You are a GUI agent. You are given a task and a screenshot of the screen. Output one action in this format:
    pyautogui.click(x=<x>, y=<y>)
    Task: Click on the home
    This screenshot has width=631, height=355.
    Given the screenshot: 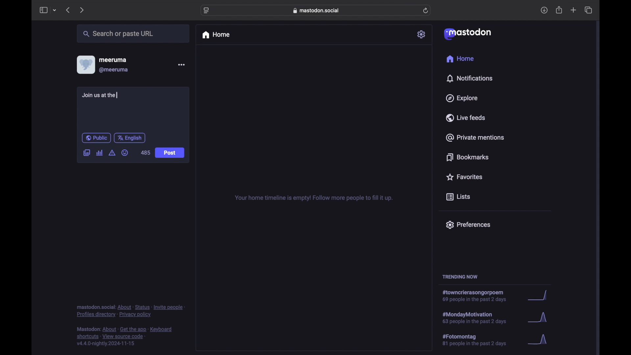 What is the action you would take?
    pyautogui.click(x=216, y=35)
    